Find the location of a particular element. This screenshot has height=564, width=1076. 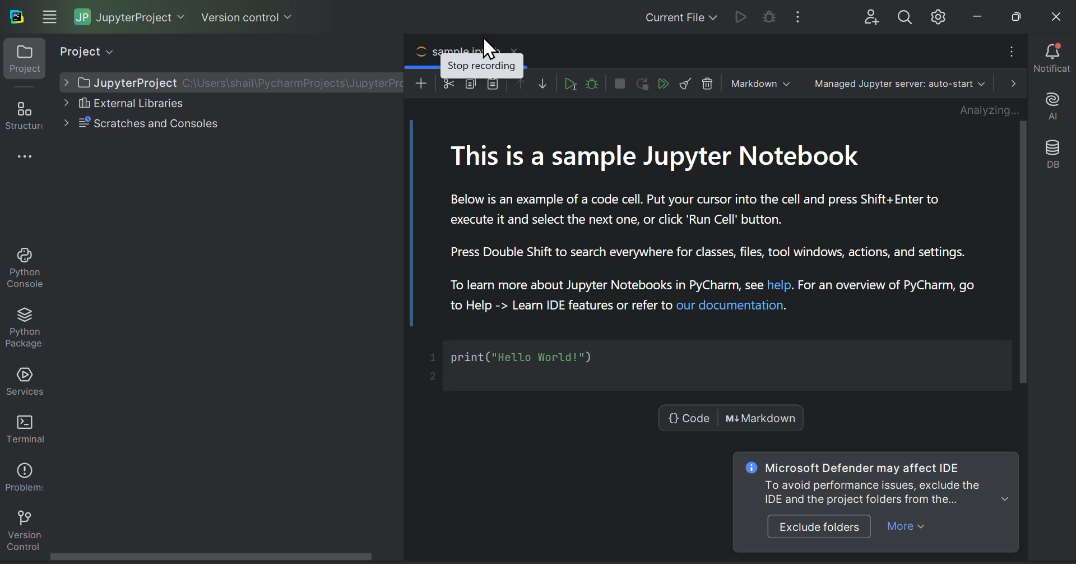

Django project is located at coordinates (664, 15).